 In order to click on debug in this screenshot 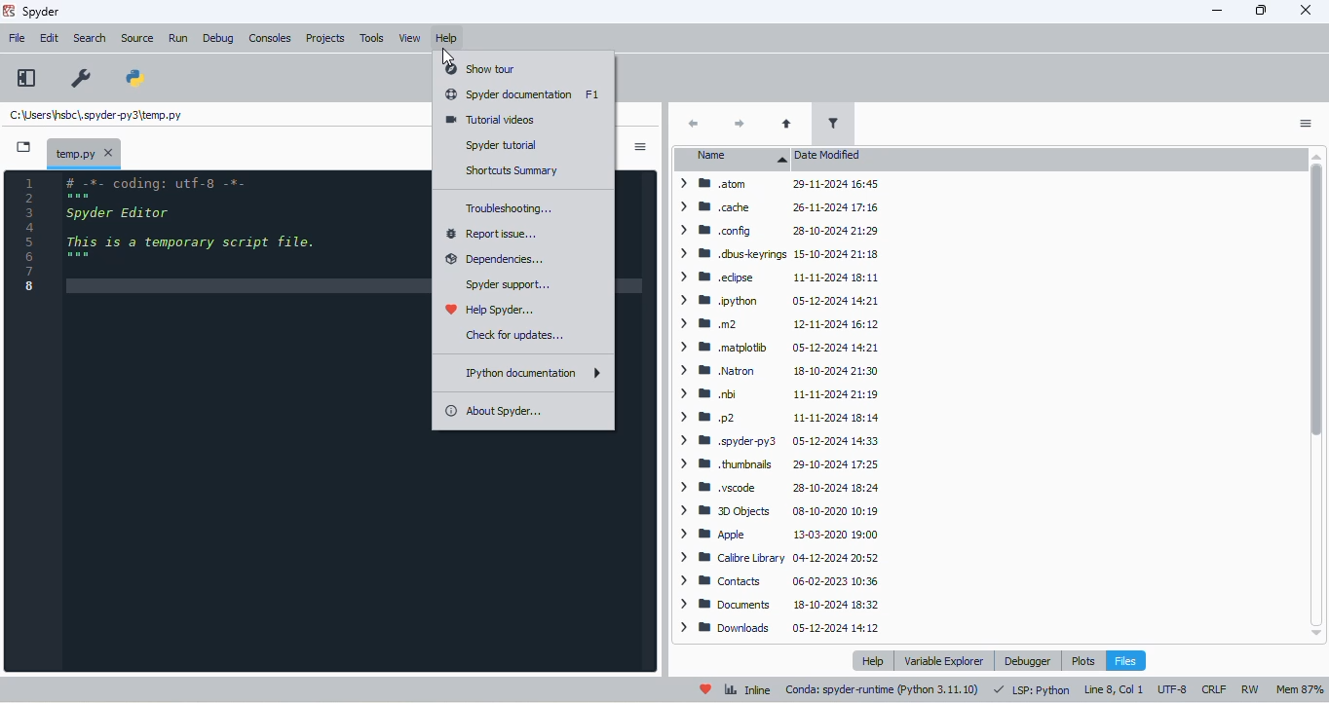, I will do `click(217, 38)`.